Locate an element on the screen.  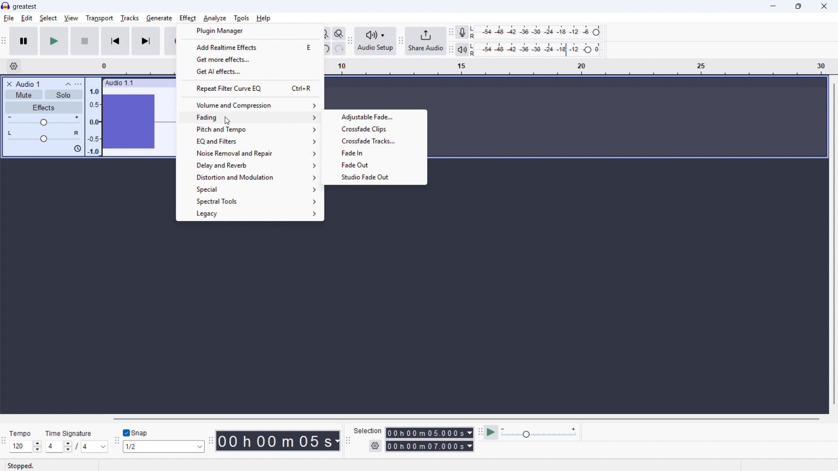
Noise removal and repair  is located at coordinates (251, 154).